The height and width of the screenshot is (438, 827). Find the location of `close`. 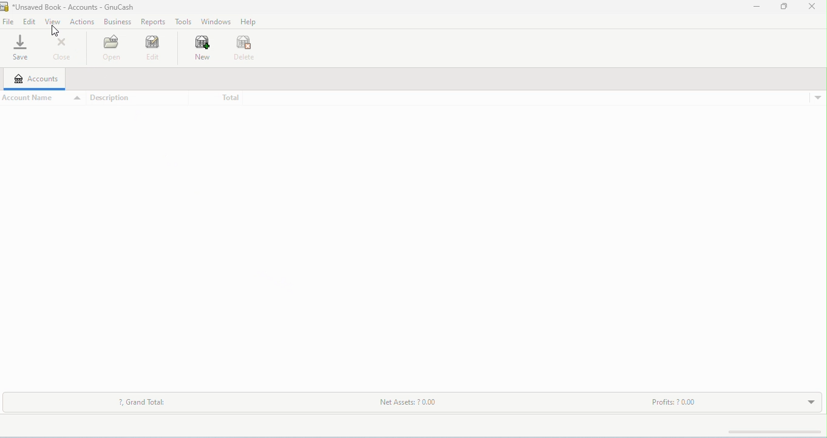

close is located at coordinates (61, 48).